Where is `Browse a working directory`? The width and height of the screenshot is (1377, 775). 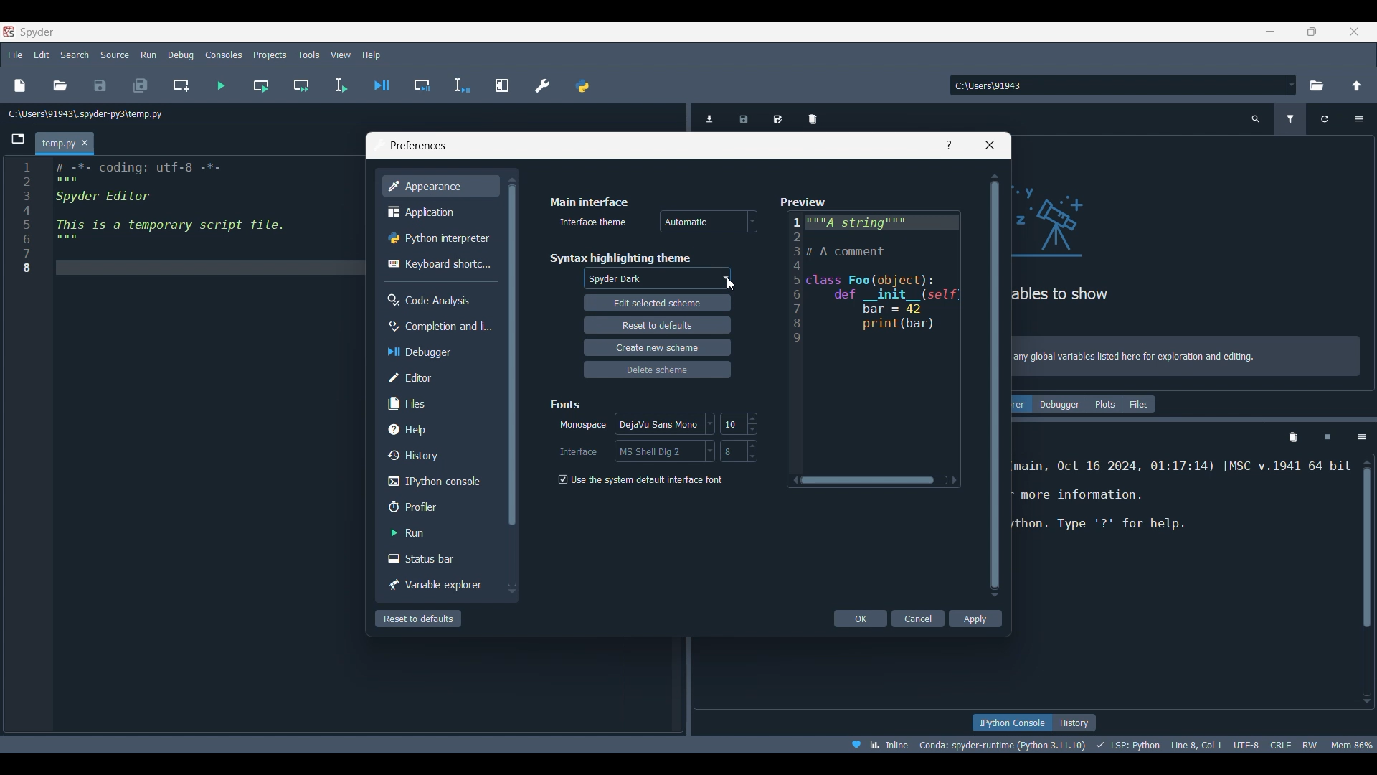 Browse a working directory is located at coordinates (1315, 85).